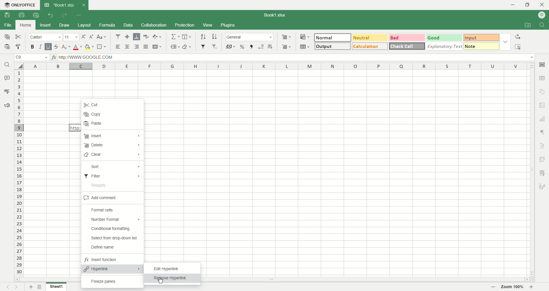 This screenshot has height=291, width=549. Describe the element at coordinates (19, 172) in the screenshot. I see `row number` at that location.